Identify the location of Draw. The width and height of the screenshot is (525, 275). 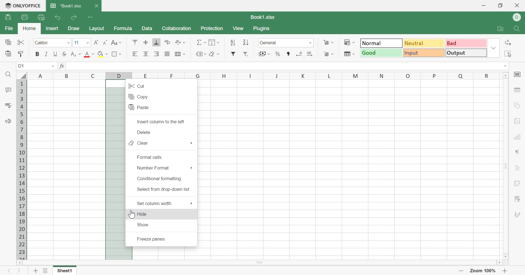
(74, 28).